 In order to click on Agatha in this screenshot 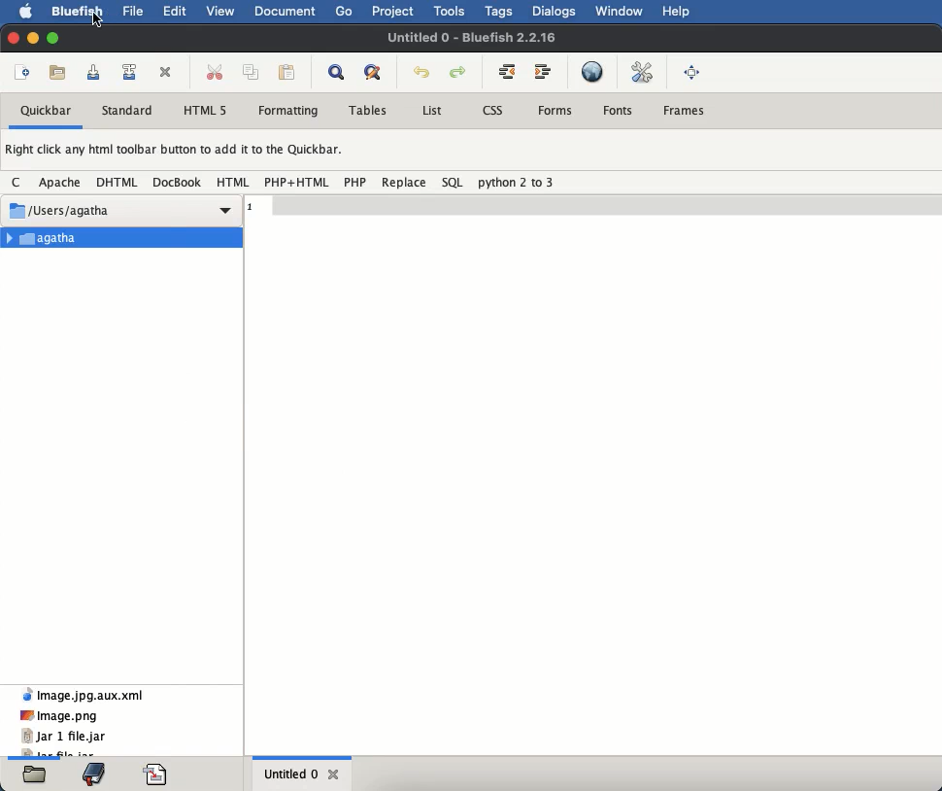, I will do `click(123, 237)`.